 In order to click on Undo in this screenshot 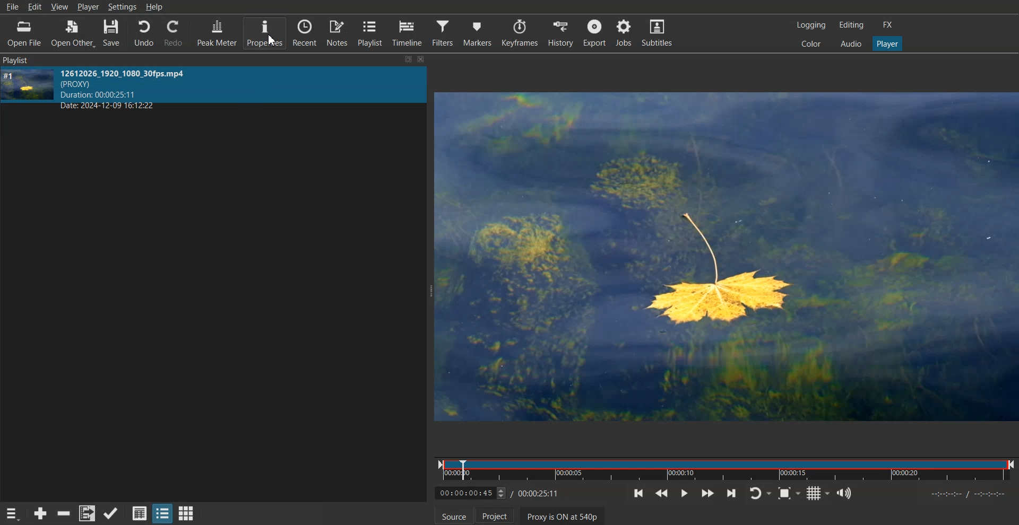, I will do `click(143, 32)`.